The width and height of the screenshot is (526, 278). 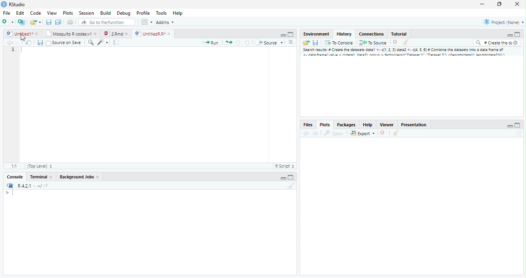 What do you see at coordinates (17, 44) in the screenshot?
I see `Next` at bounding box center [17, 44].